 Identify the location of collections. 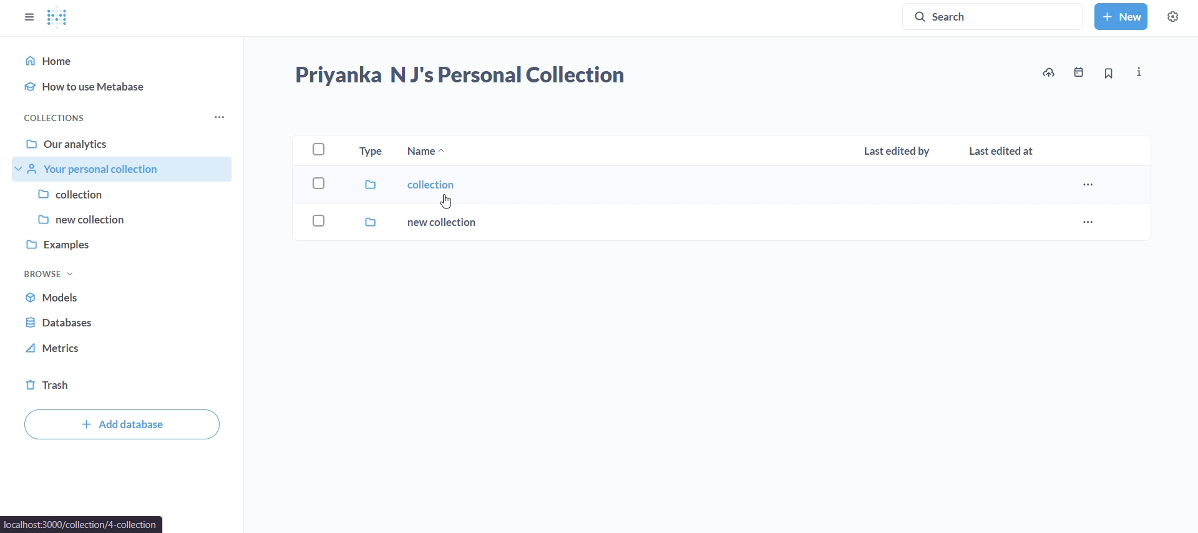
(57, 117).